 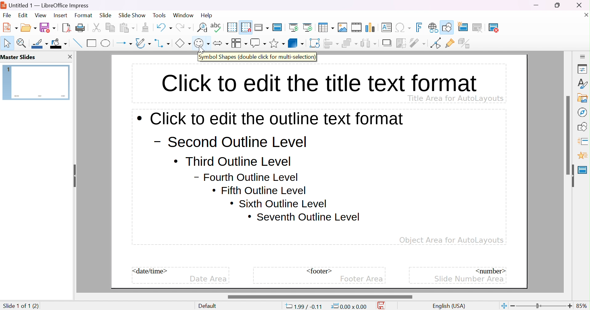 I want to click on table, so click(x=326, y=27).